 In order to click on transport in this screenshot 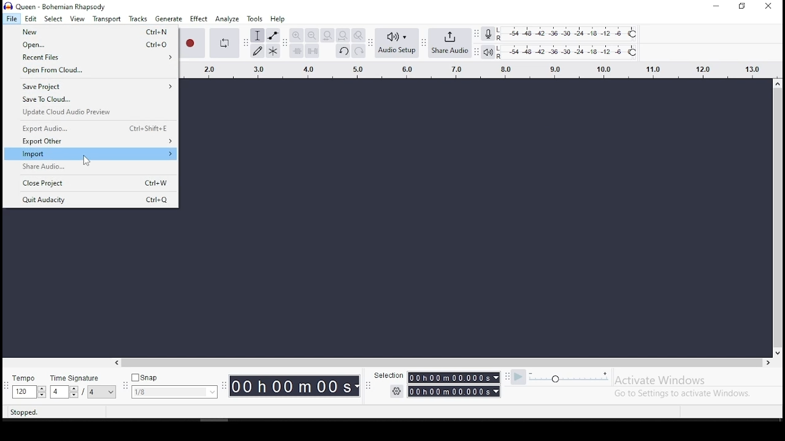, I will do `click(106, 18)`.